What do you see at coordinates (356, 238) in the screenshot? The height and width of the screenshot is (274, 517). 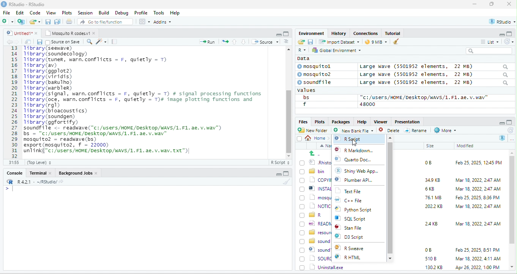 I see `D3 Script` at bounding box center [356, 238].